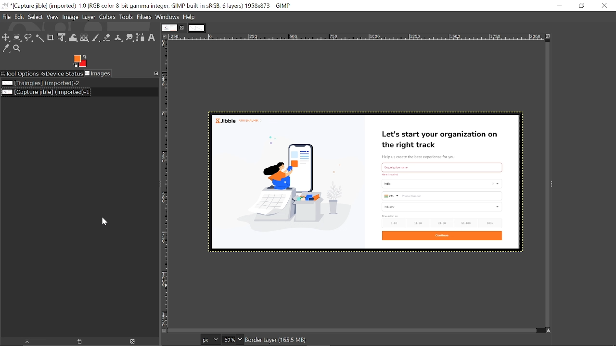  Describe the element at coordinates (6, 37) in the screenshot. I see `Move tool` at that location.